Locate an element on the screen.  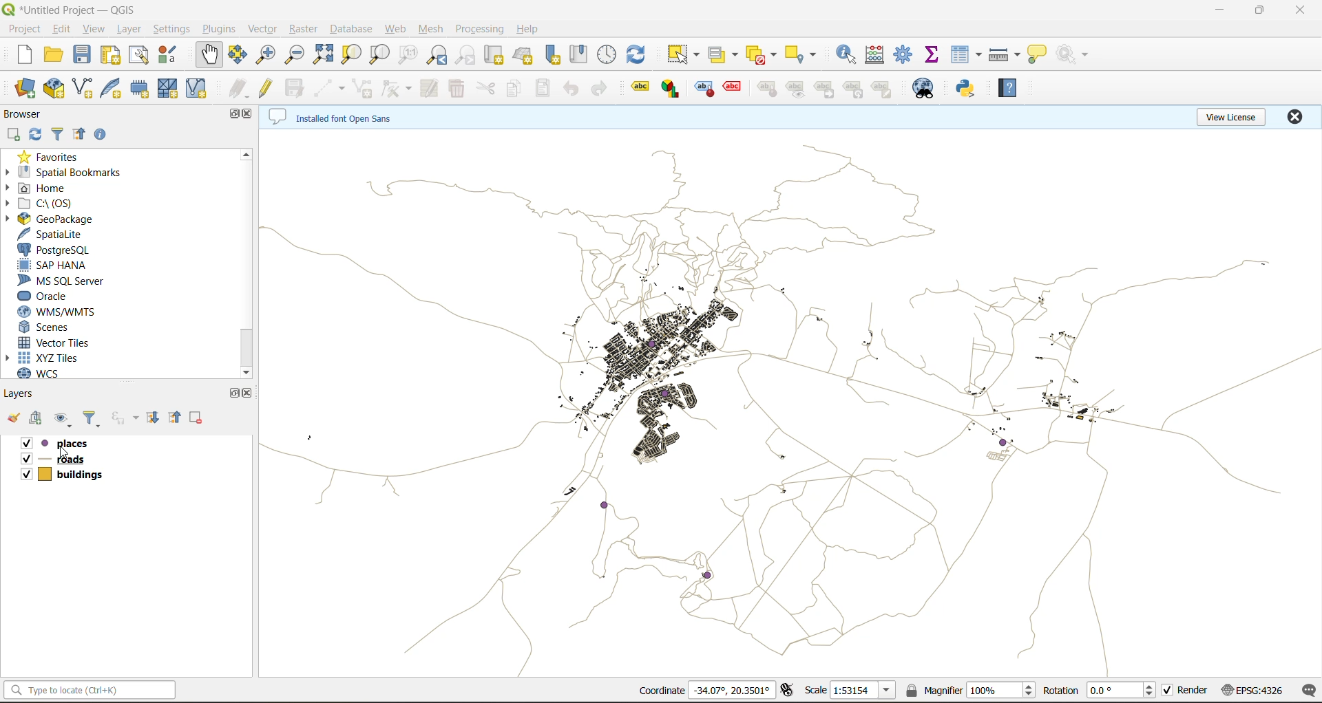
close is located at coordinates (248, 396).